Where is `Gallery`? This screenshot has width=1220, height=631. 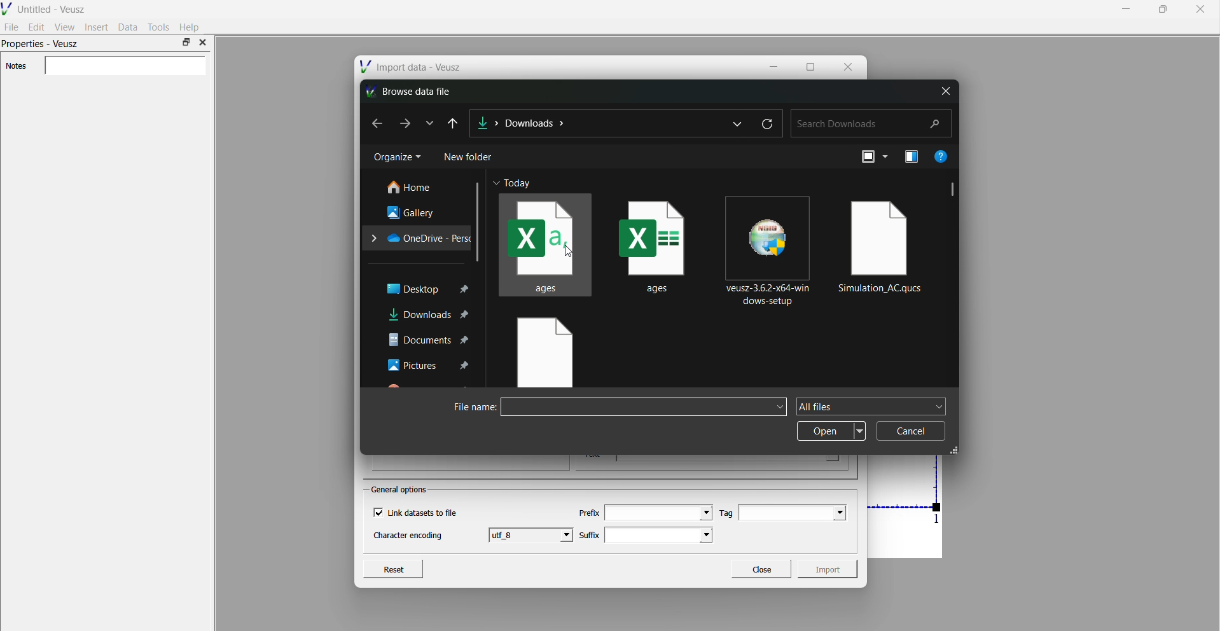
Gallery is located at coordinates (413, 212).